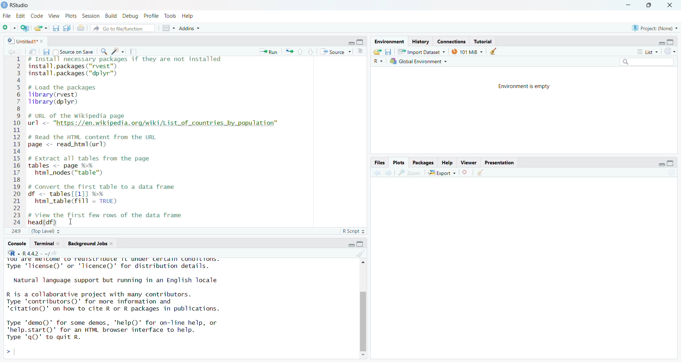 This screenshot has height=362, width=681. What do you see at coordinates (419, 61) in the screenshot?
I see `Global Environment` at bounding box center [419, 61].